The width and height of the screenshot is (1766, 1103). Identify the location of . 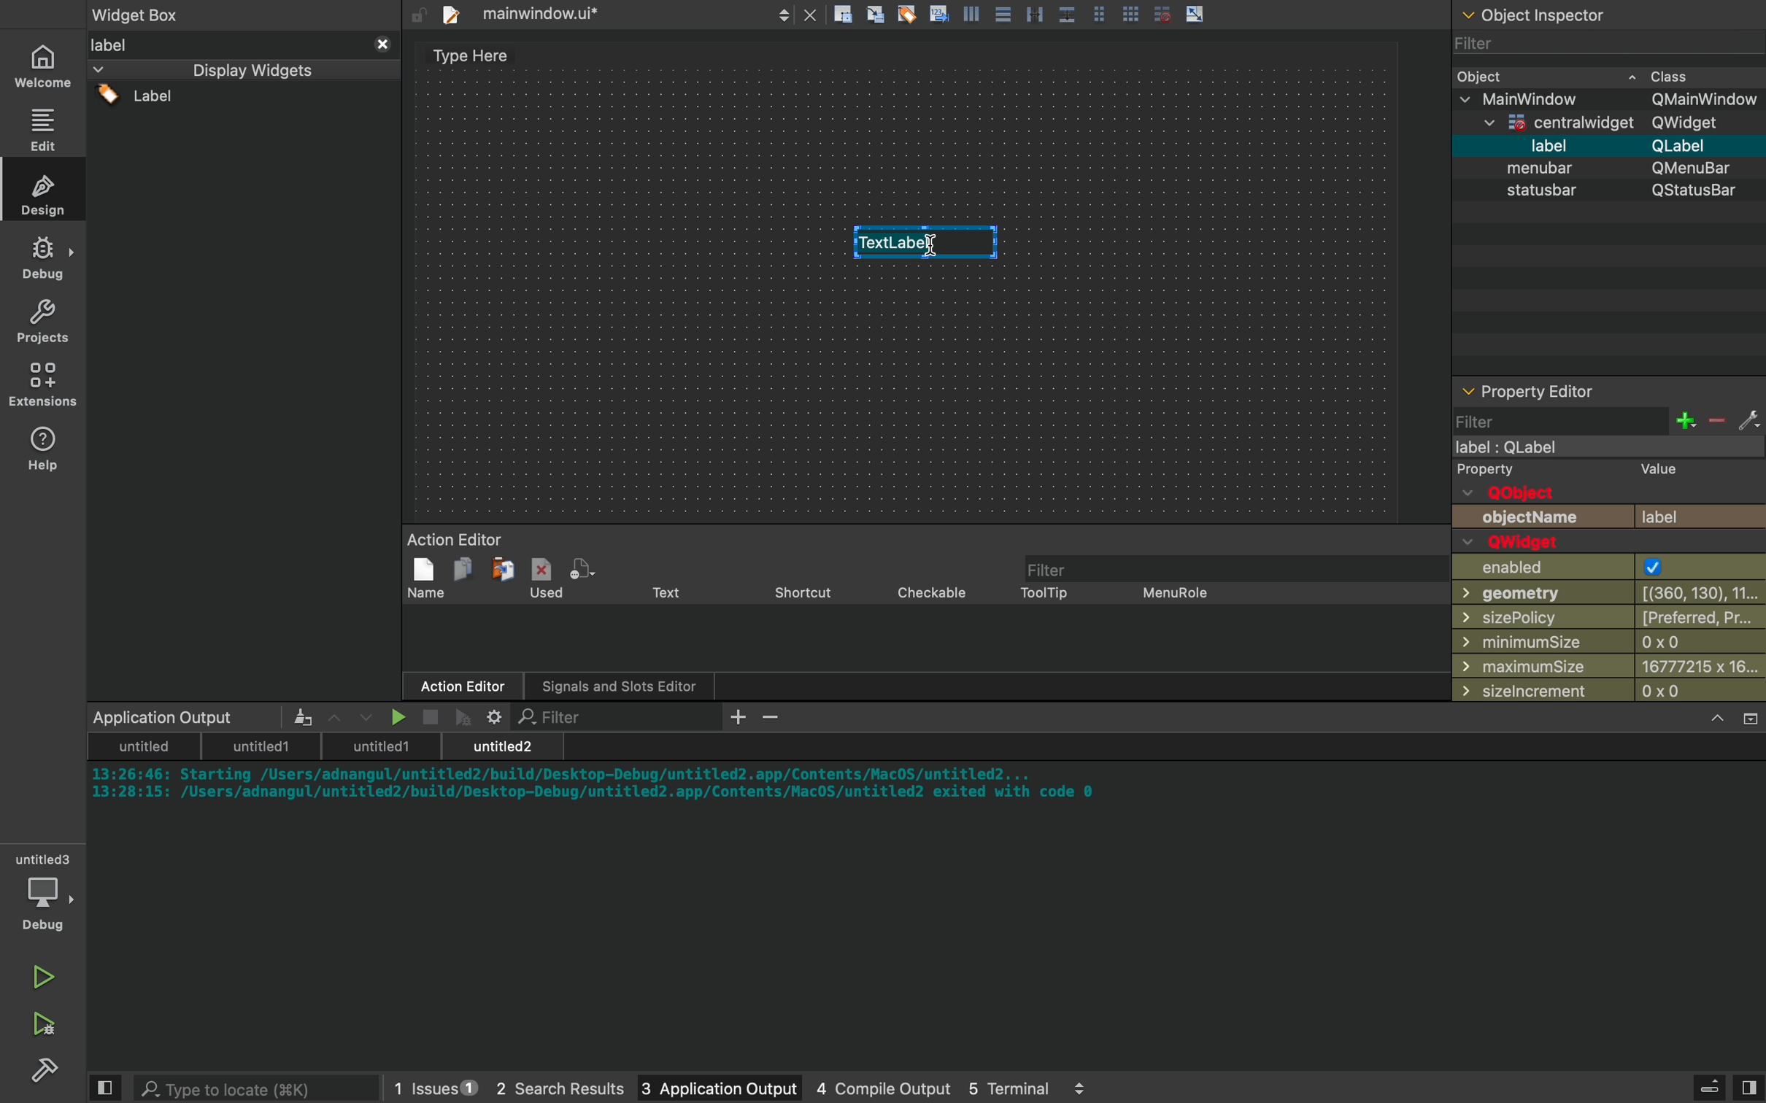
(1600, 125).